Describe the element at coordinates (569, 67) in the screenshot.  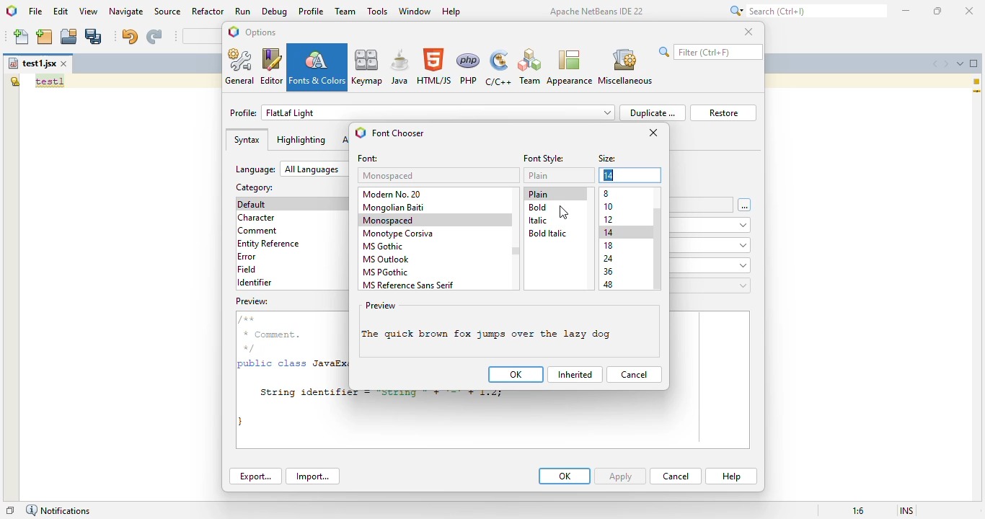
I see `appearance` at that location.